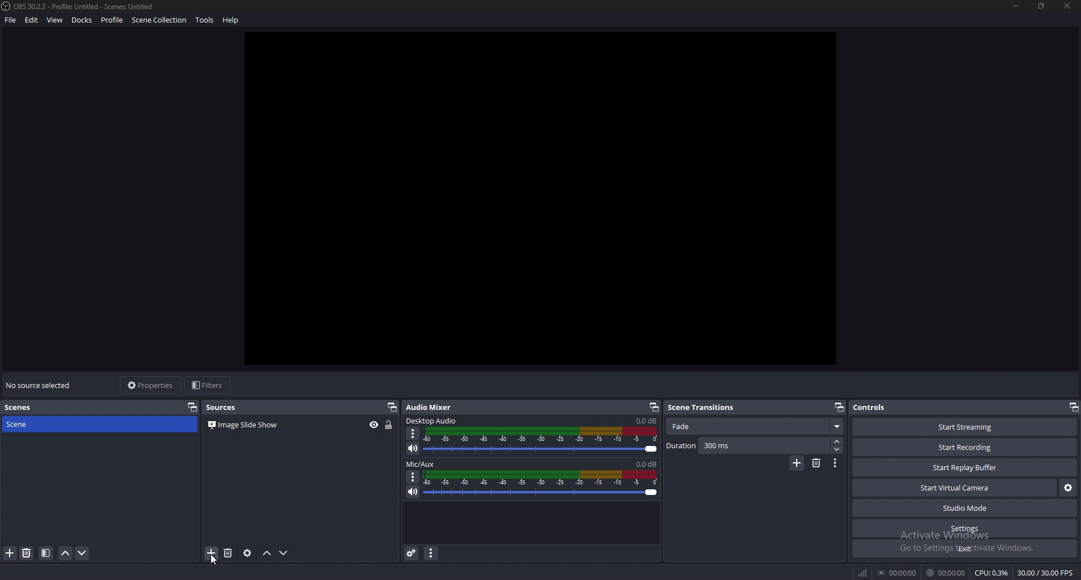  What do you see at coordinates (229, 552) in the screenshot?
I see `remove source` at bounding box center [229, 552].